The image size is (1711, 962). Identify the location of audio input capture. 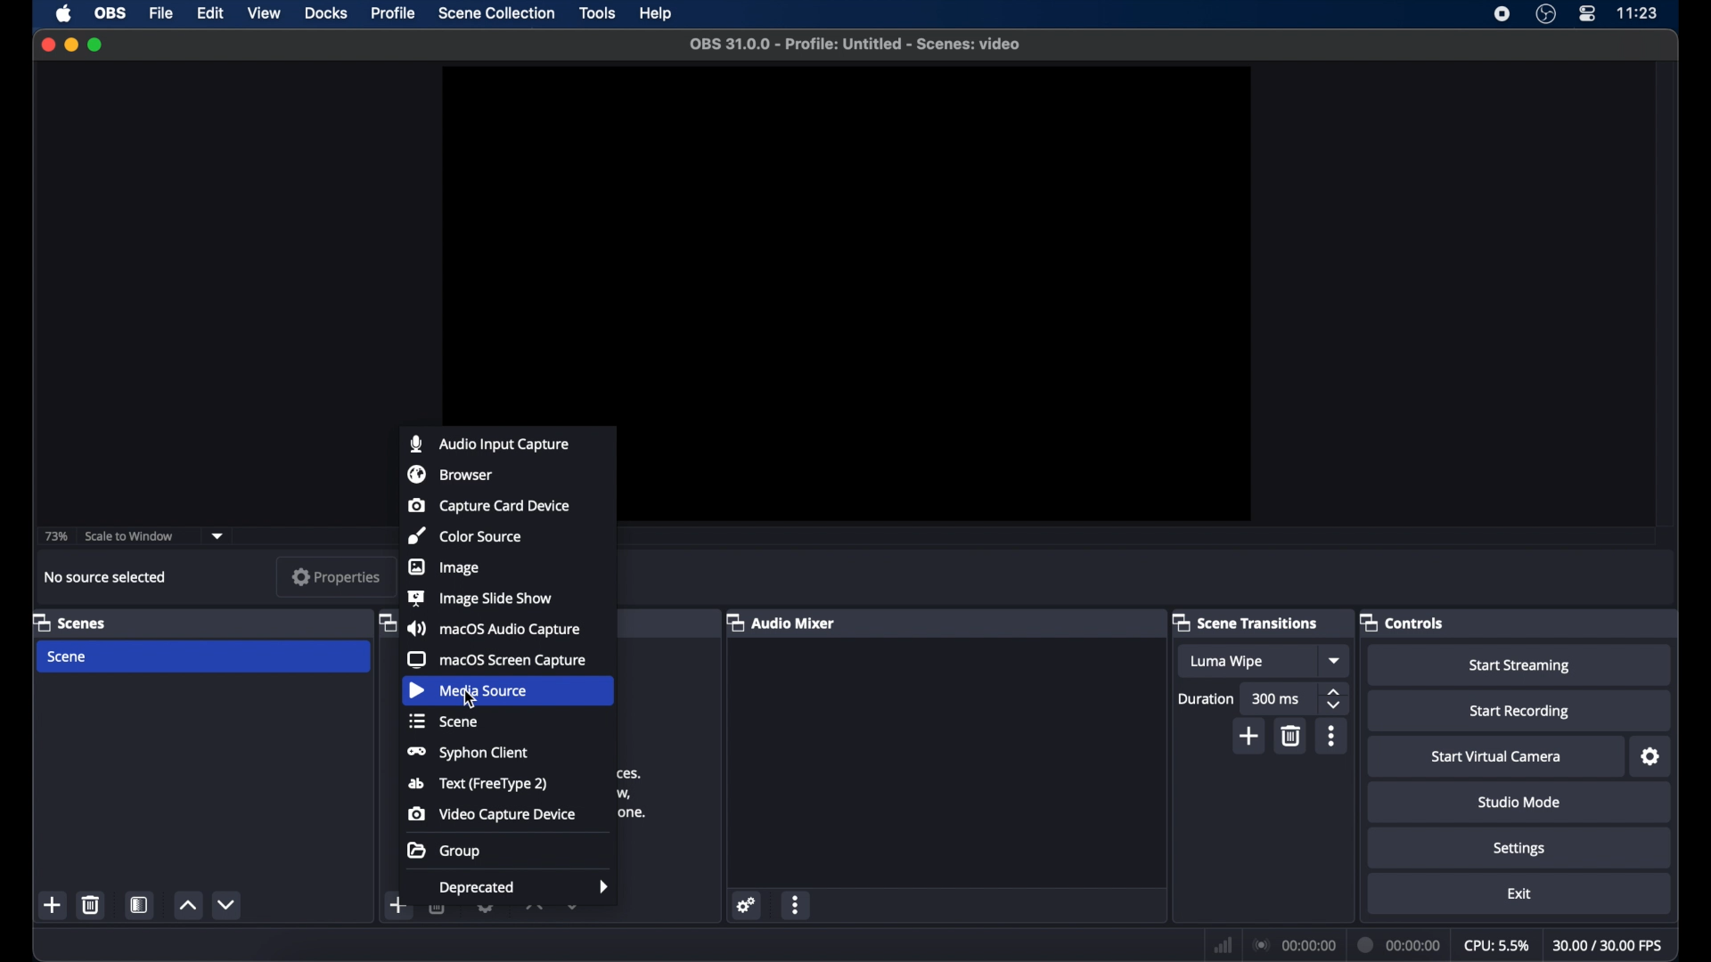
(487, 444).